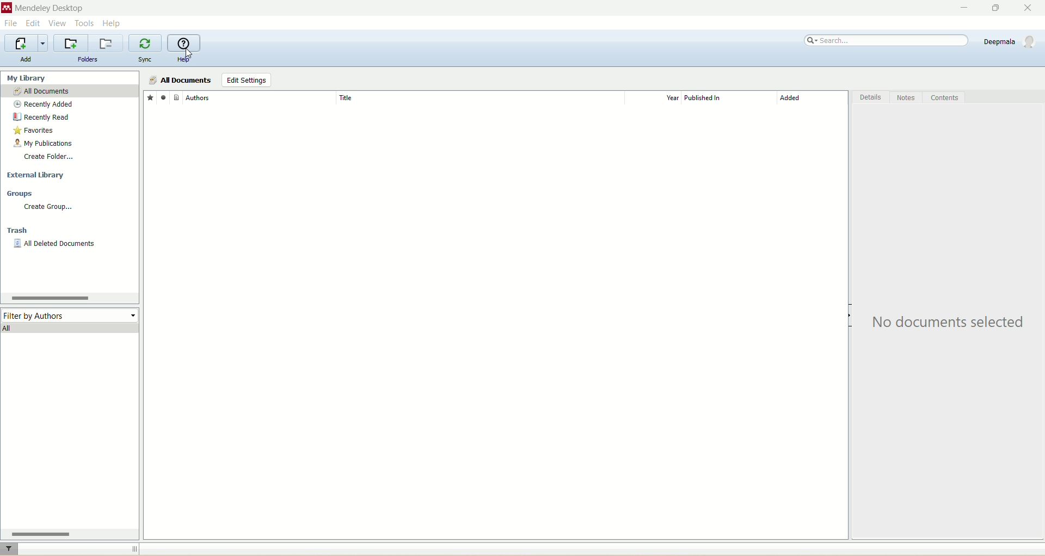 The width and height of the screenshot is (1045, 556). Describe the element at coordinates (945, 324) in the screenshot. I see `text` at that location.